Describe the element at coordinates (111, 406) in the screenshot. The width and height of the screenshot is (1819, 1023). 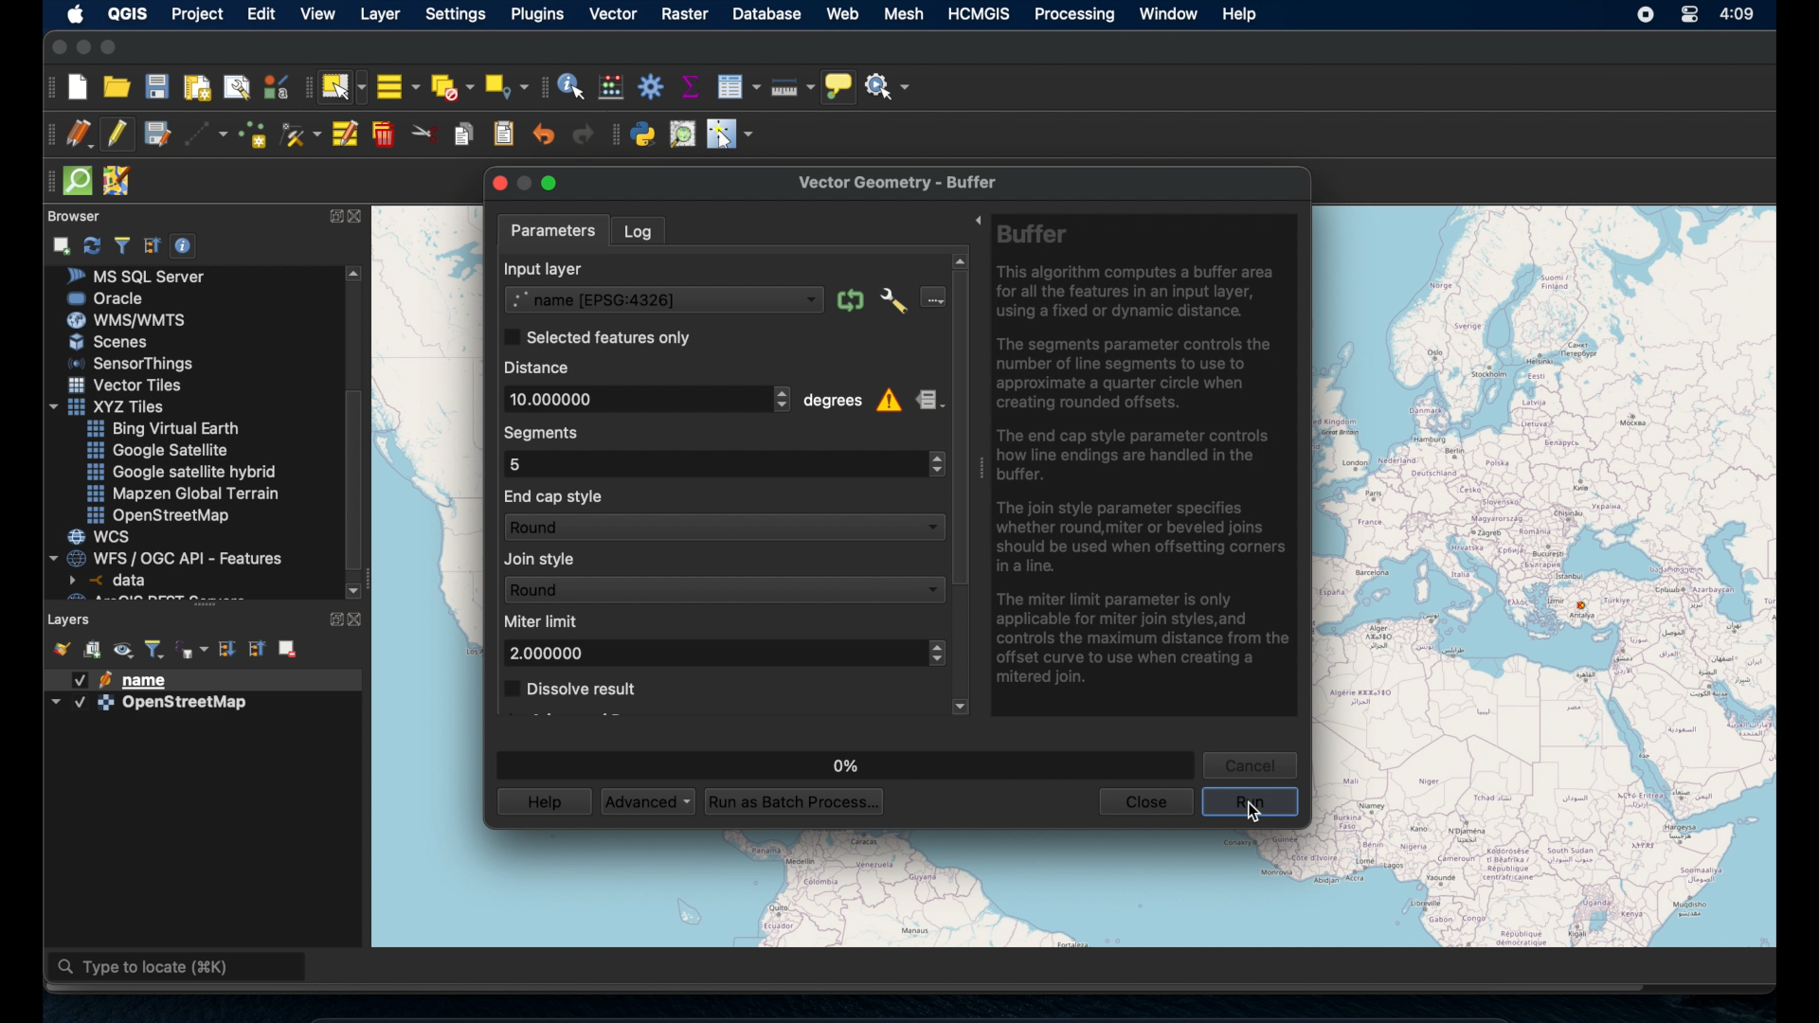
I see `xyz tiles menu` at that location.